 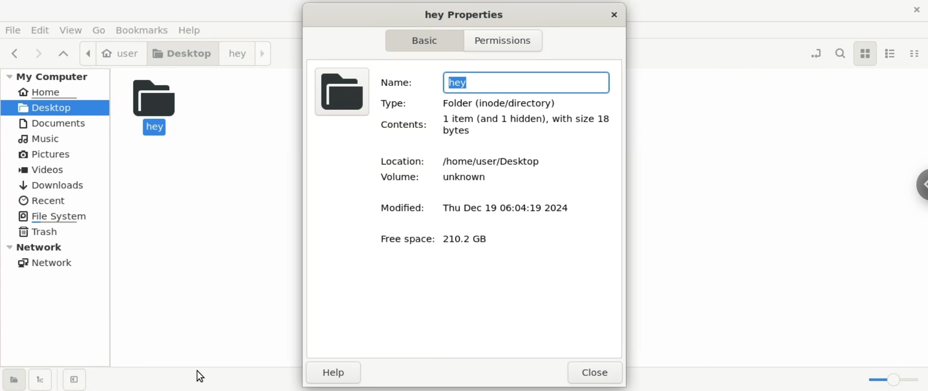 What do you see at coordinates (609, 14) in the screenshot?
I see `close` at bounding box center [609, 14].